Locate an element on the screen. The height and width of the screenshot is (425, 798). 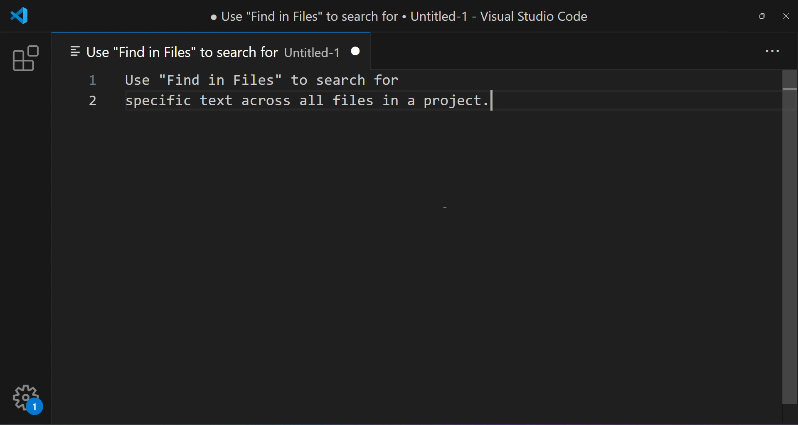
maximize is located at coordinates (763, 16).